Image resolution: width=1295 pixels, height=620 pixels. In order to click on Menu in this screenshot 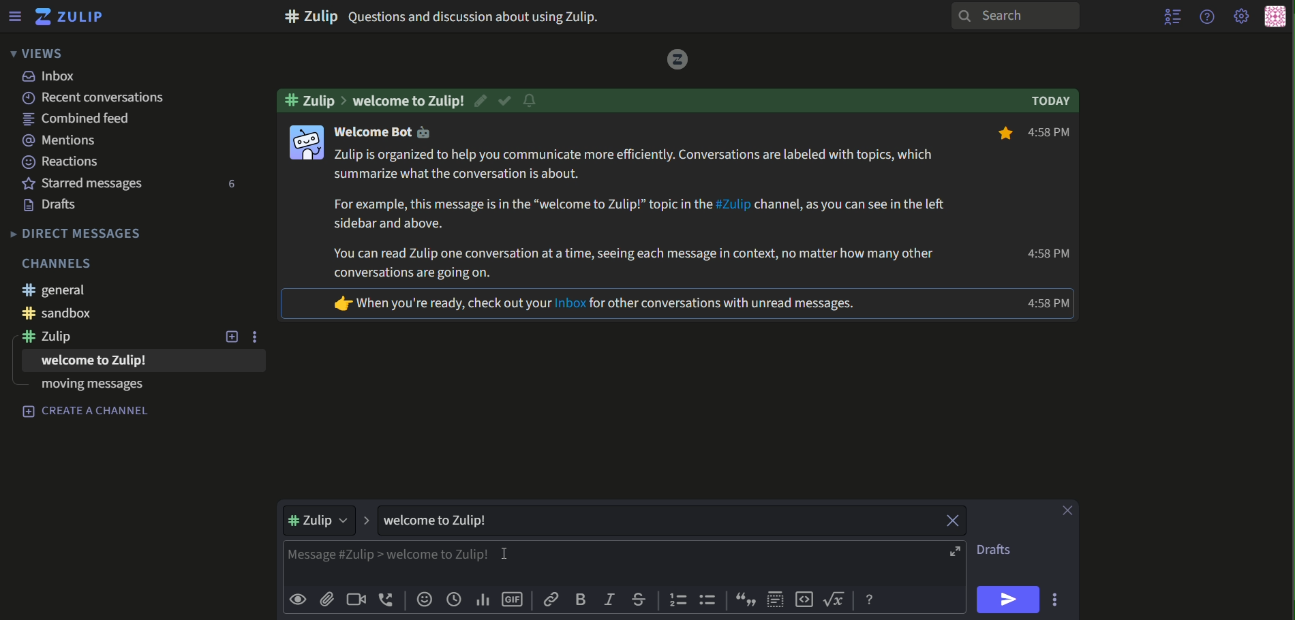, I will do `click(14, 16)`.